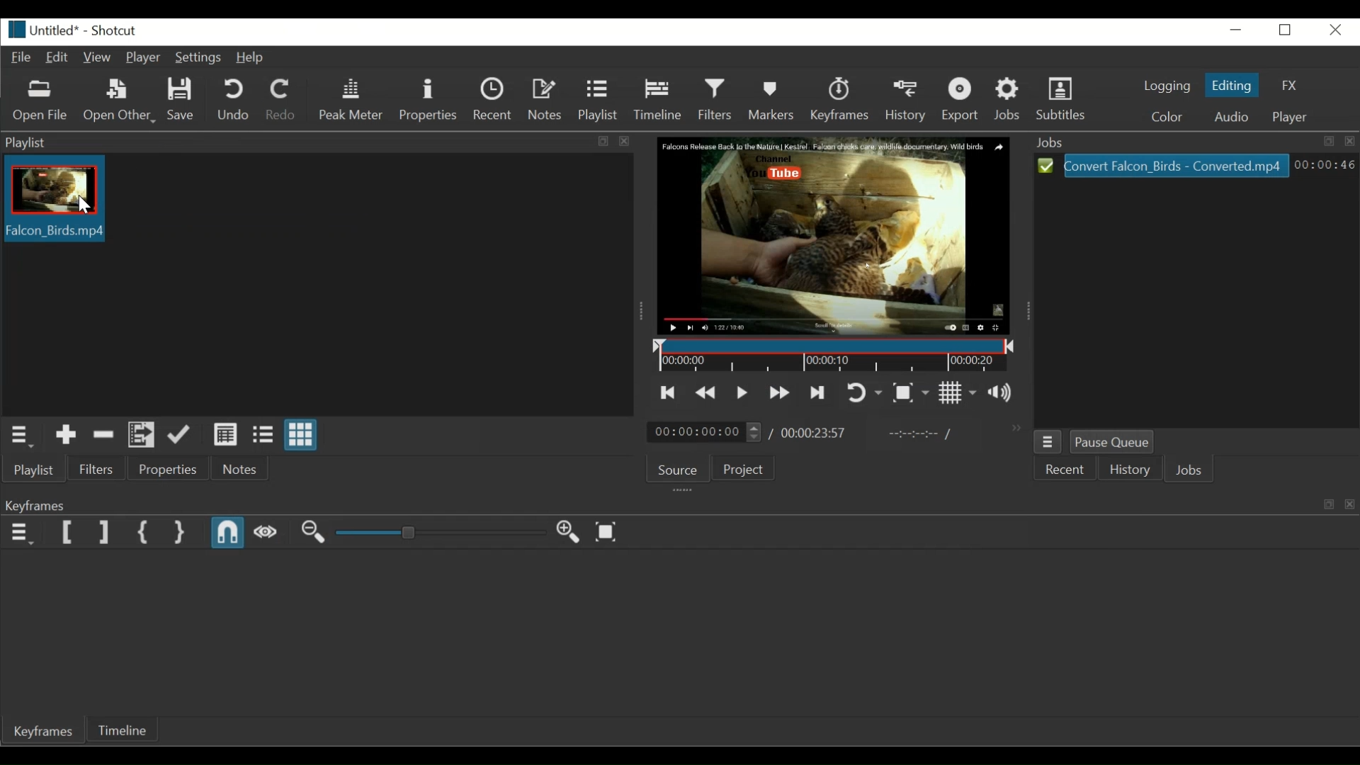 The width and height of the screenshot is (1360, 765). I want to click on History, so click(1129, 470).